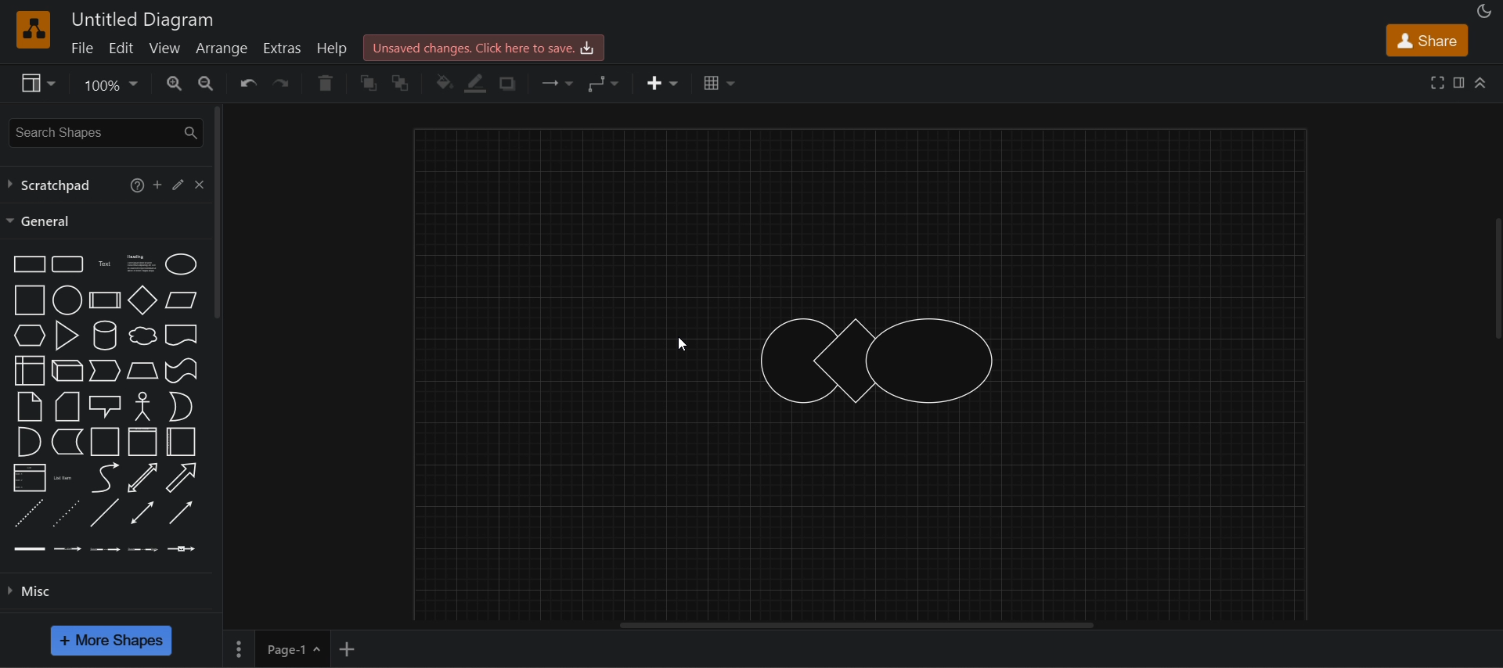  I want to click on help, so click(133, 184).